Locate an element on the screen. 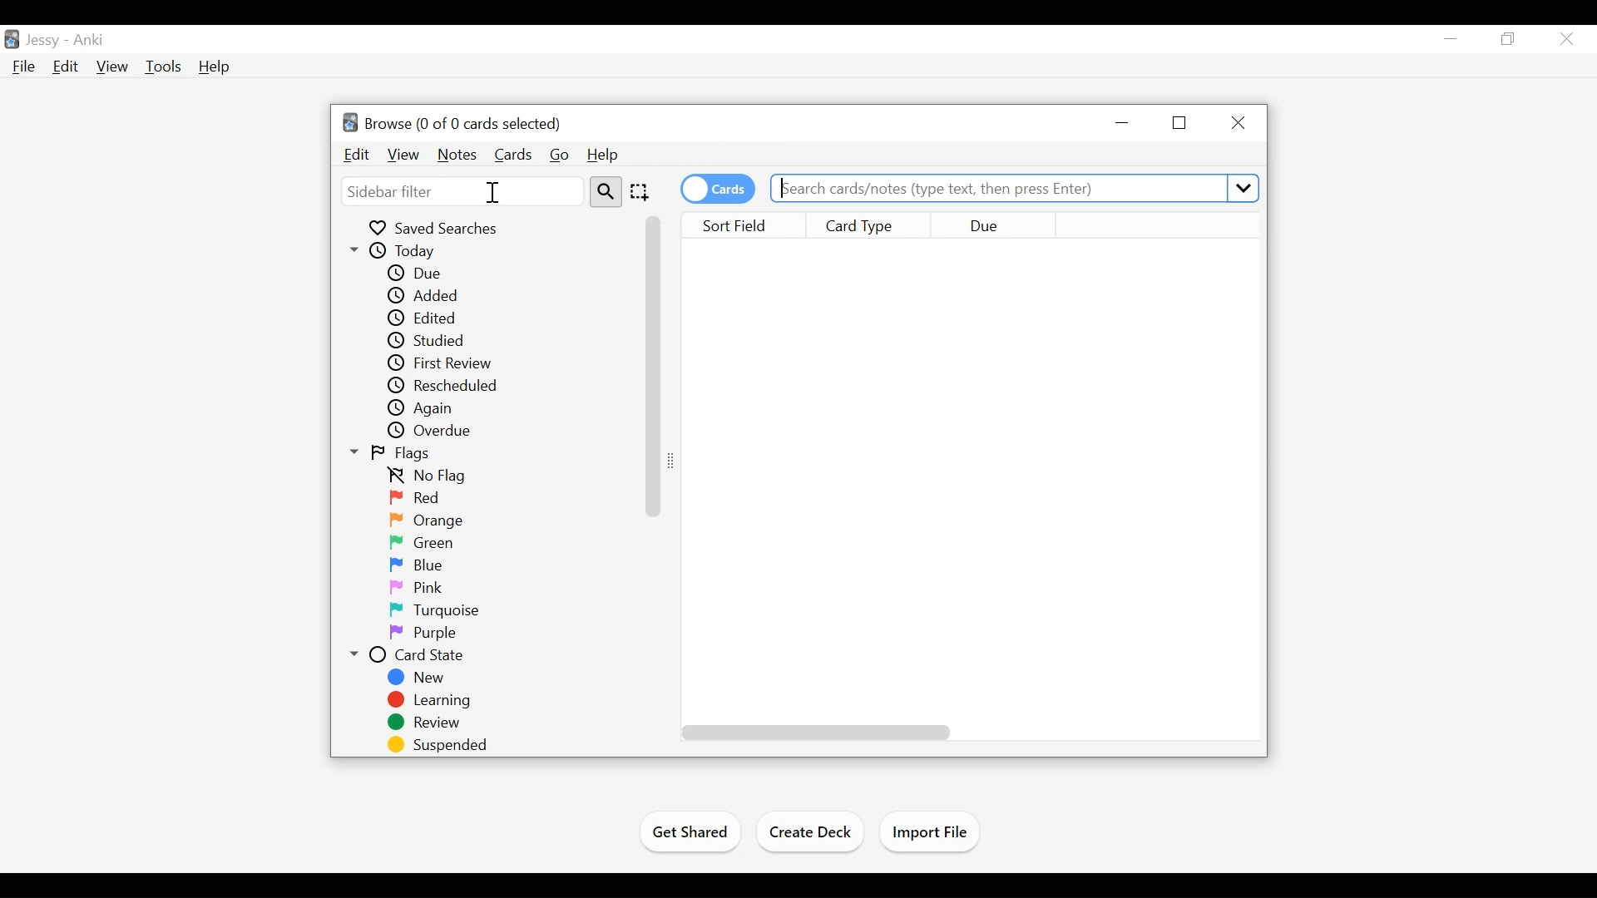  Browse (number of cards out of cards selected) is located at coordinates (452, 122).